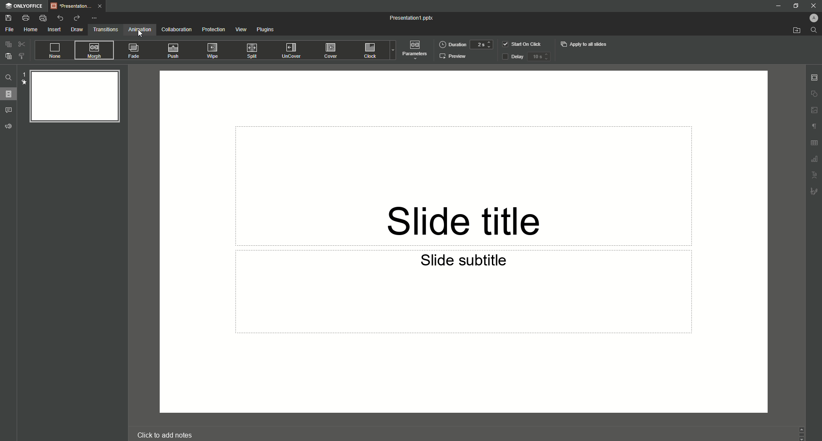 This screenshot has width=822, height=441. I want to click on Minimize, so click(780, 6).